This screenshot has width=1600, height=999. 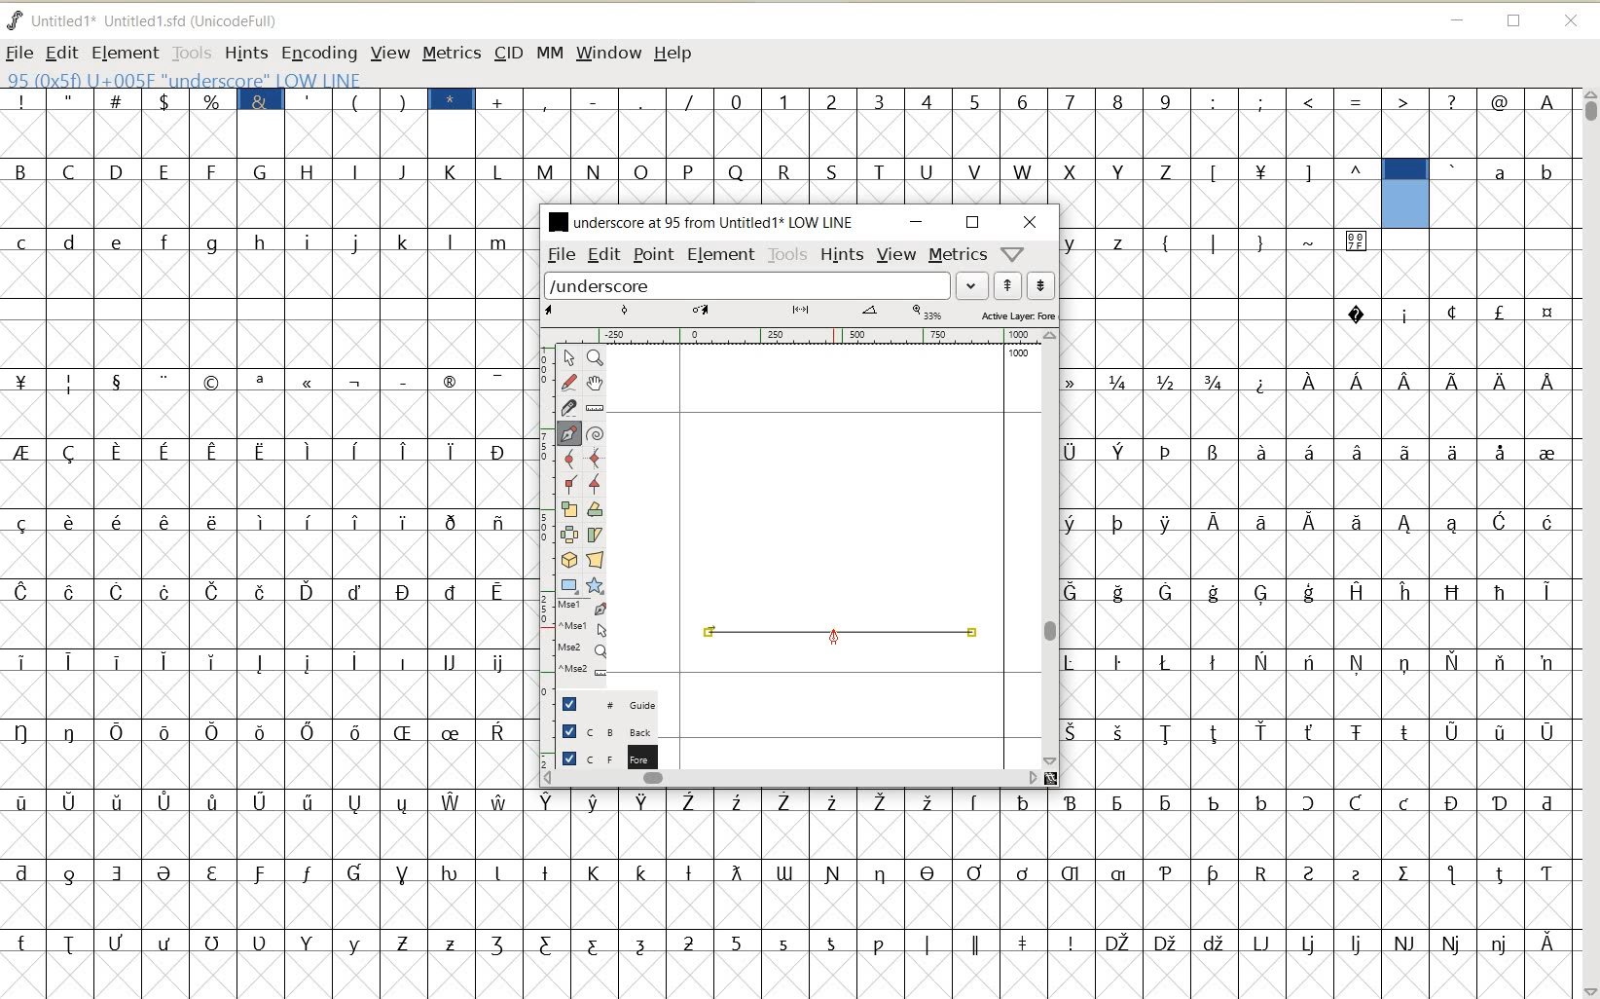 What do you see at coordinates (1051, 549) in the screenshot?
I see `SCROLLBAR` at bounding box center [1051, 549].